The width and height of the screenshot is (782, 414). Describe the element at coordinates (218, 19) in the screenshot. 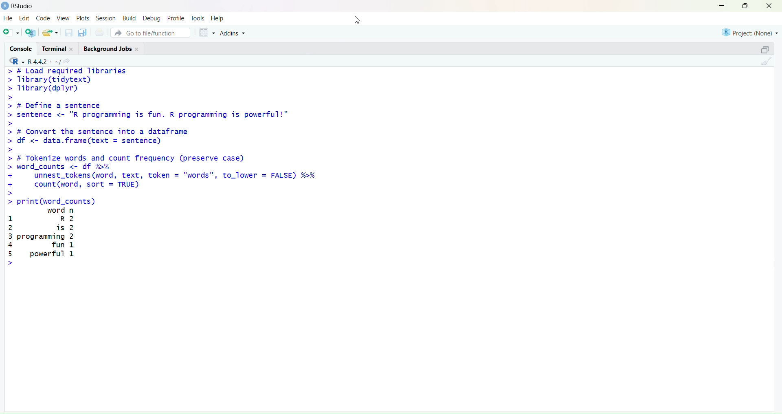

I see `help` at that location.